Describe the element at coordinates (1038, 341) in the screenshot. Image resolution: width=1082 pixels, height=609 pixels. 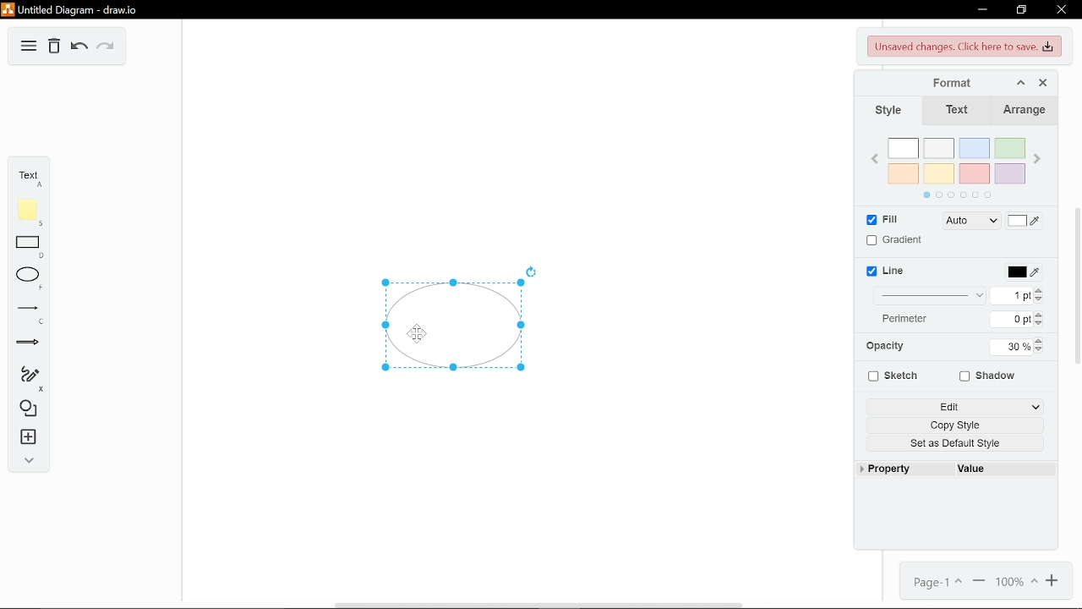
I see `Increase opactiy` at that location.